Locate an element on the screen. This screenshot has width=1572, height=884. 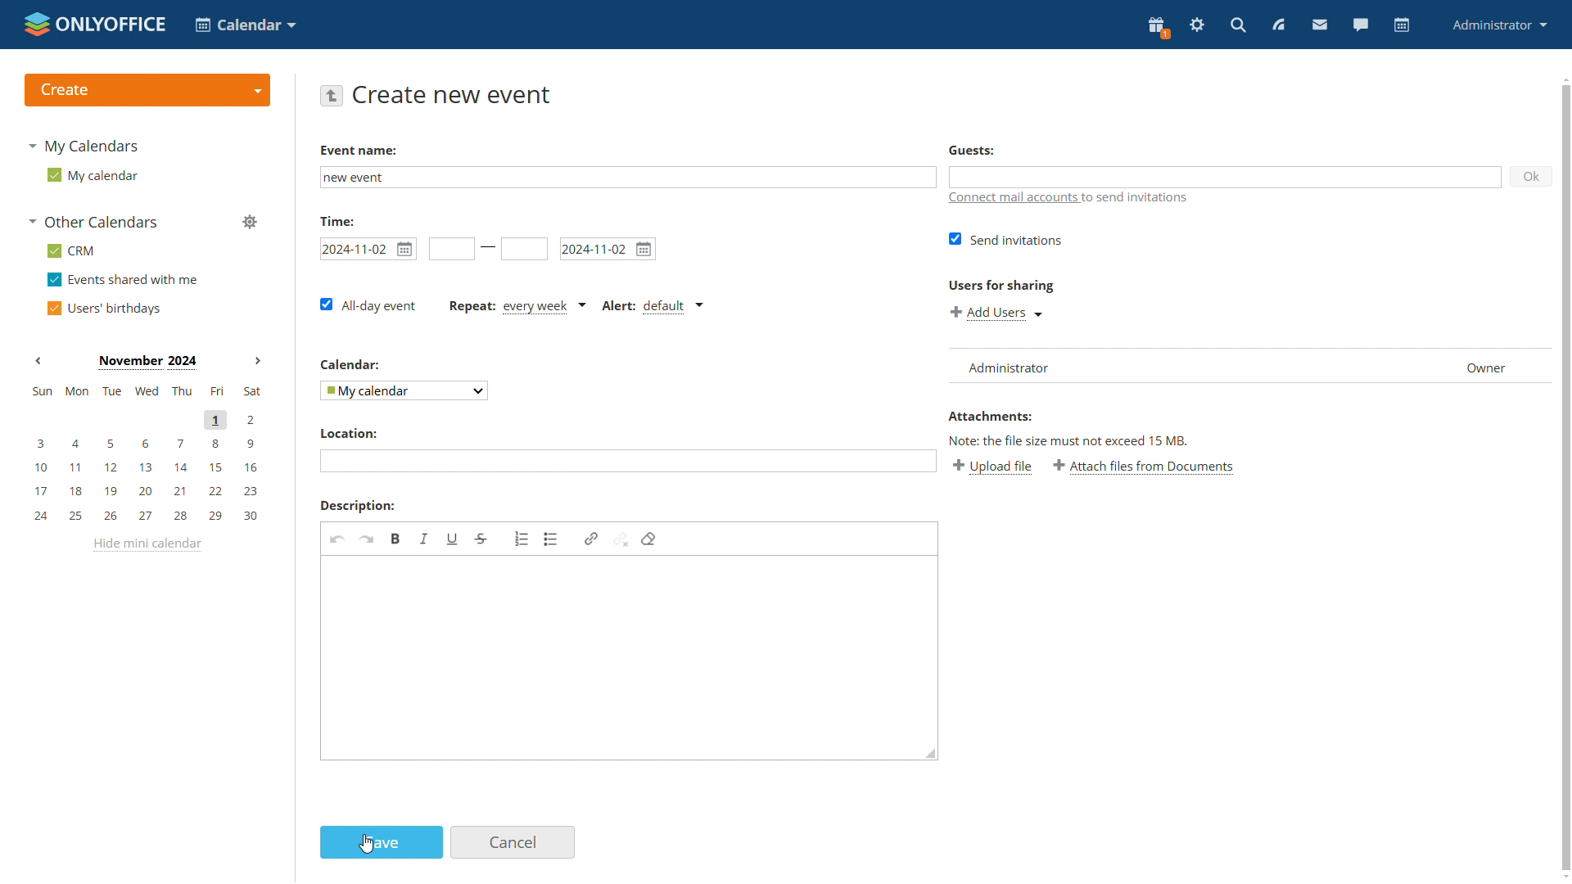
strikethrough is located at coordinates (481, 539).